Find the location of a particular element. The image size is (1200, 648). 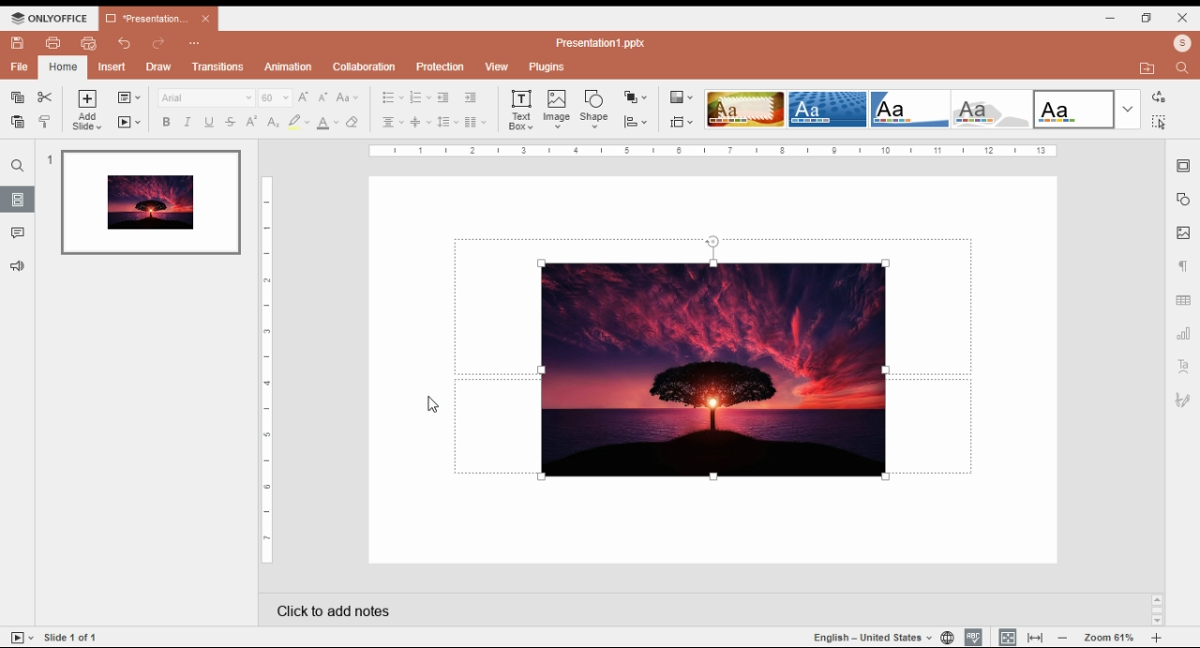

start slideshow is located at coordinates (21, 638).